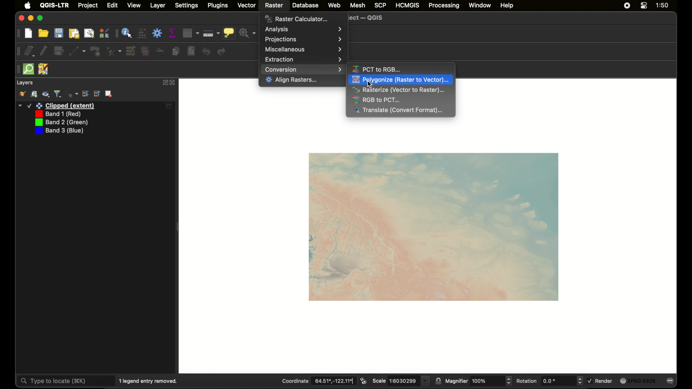 The width and height of the screenshot is (692, 389). Describe the element at coordinates (88, 6) in the screenshot. I see `project` at that location.